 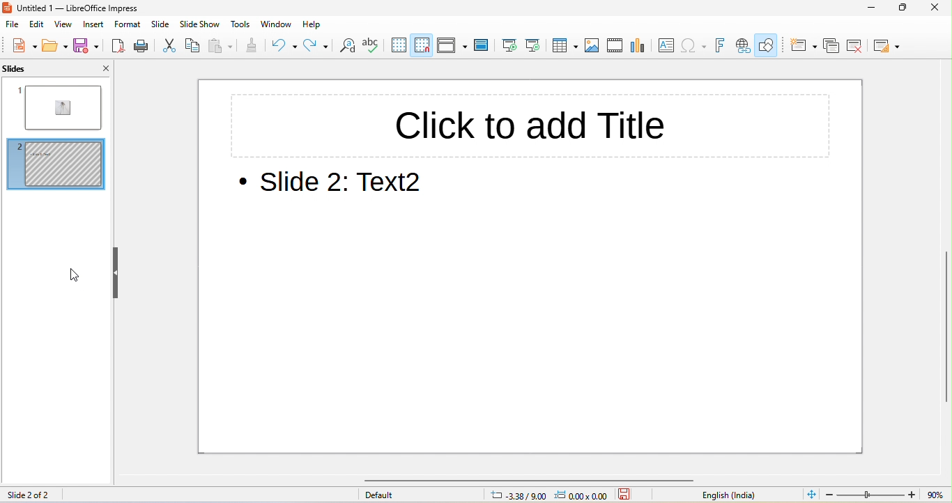 I want to click on print, so click(x=144, y=47).